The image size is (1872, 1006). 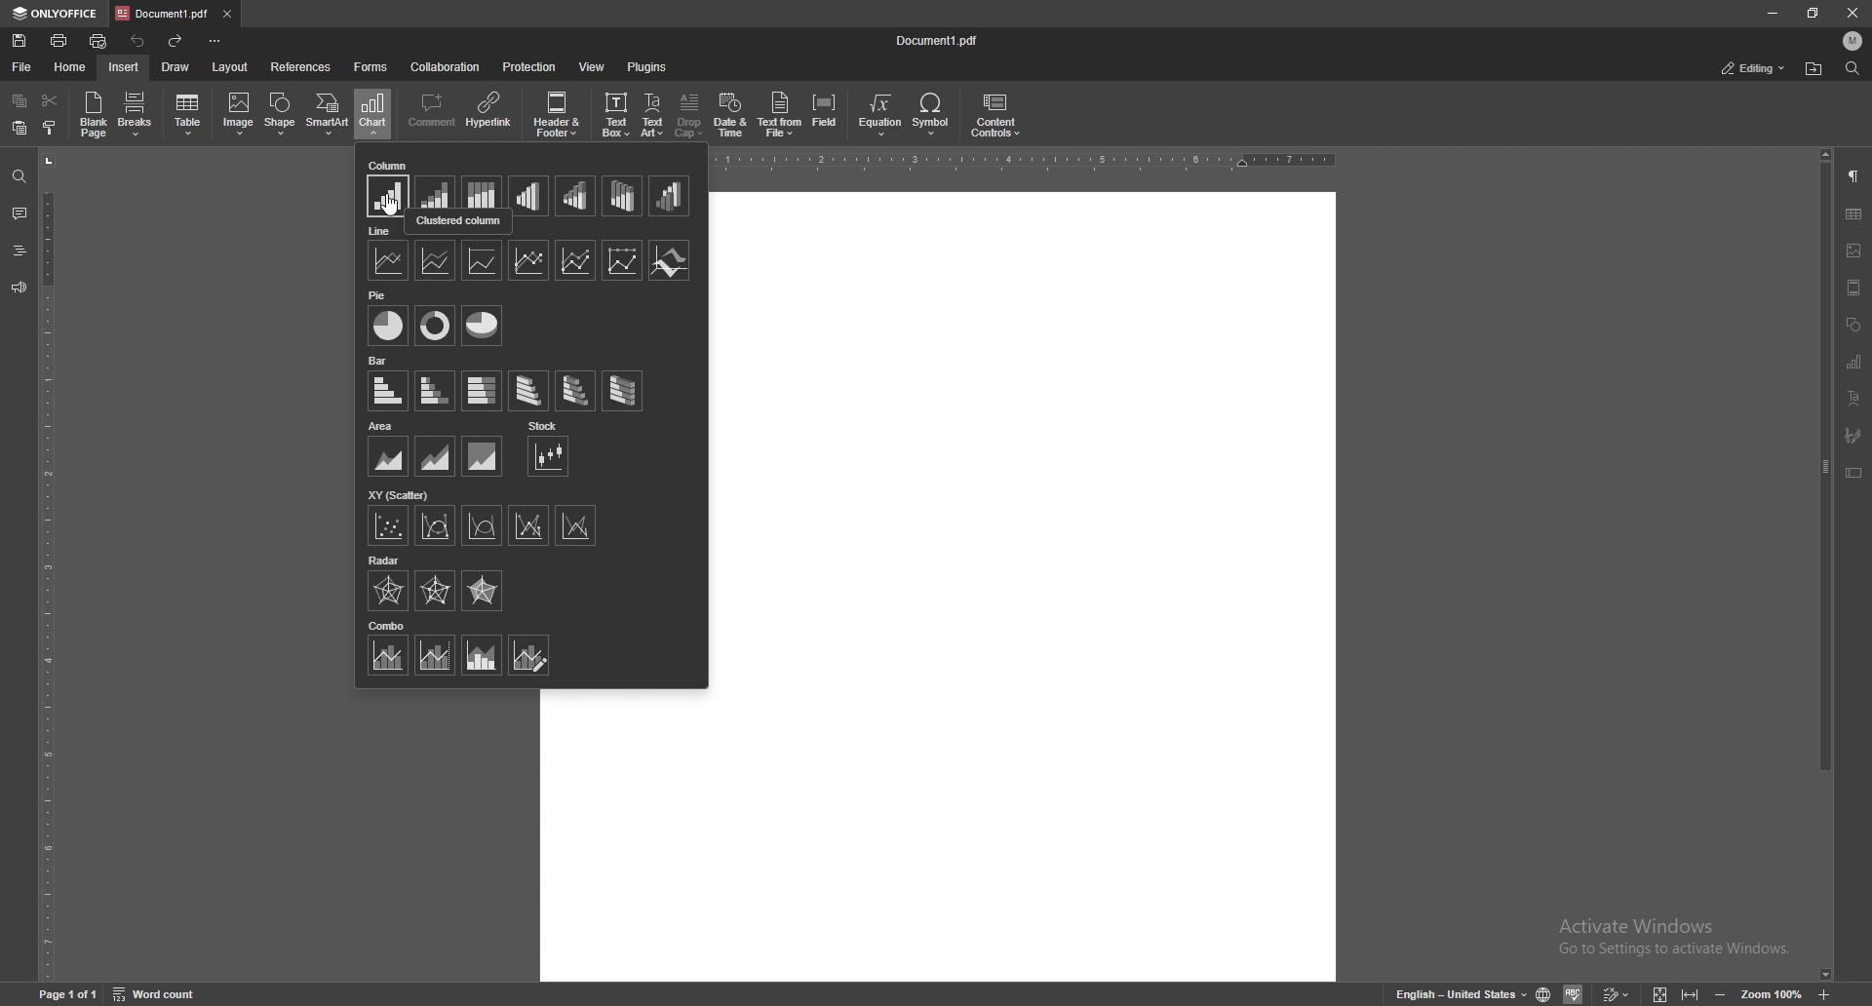 What do you see at coordinates (379, 293) in the screenshot?
I see `pie` at bounding box center [379, 293].